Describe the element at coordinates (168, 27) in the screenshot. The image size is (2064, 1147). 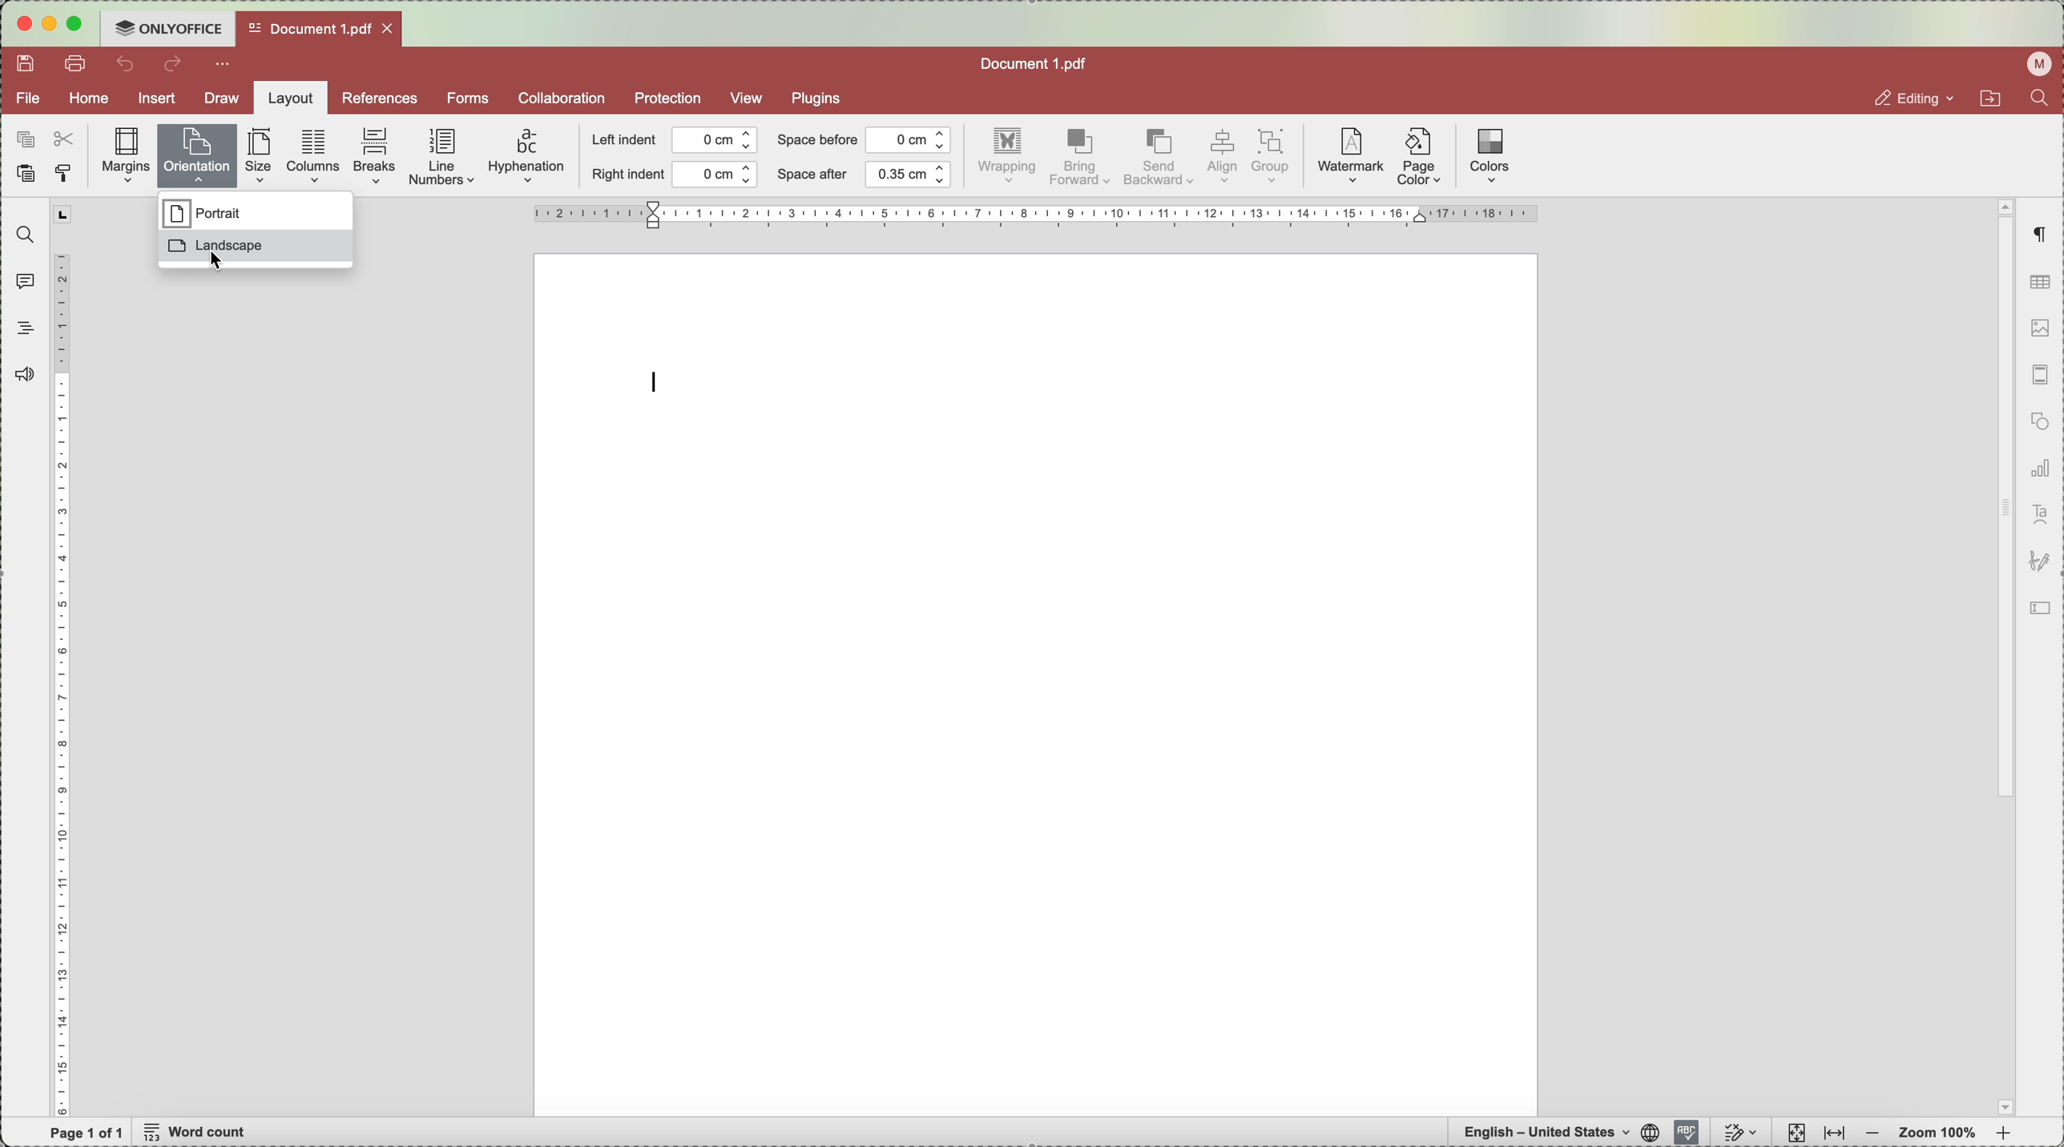
I see `Only office` at that location.